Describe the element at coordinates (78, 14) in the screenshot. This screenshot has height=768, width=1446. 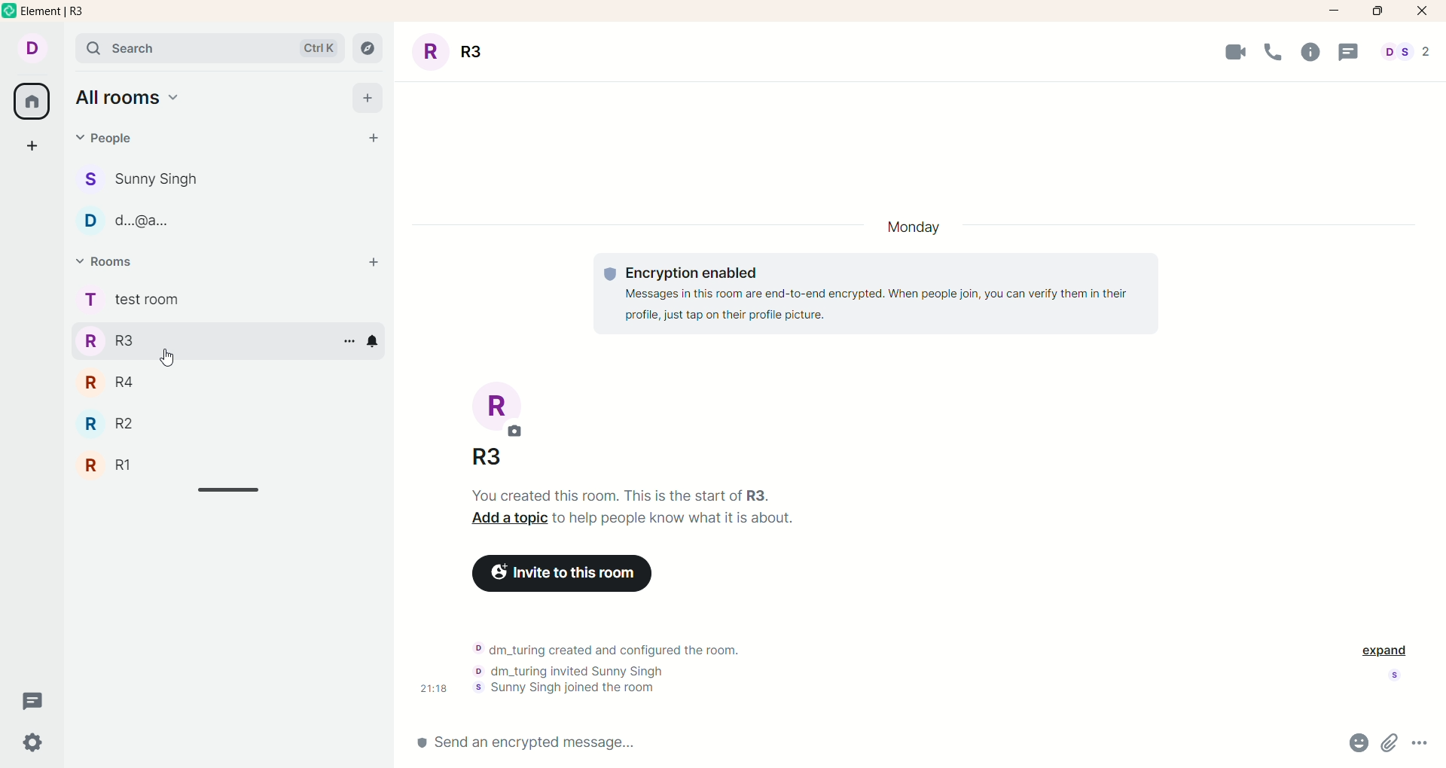
I see `element` at that location.